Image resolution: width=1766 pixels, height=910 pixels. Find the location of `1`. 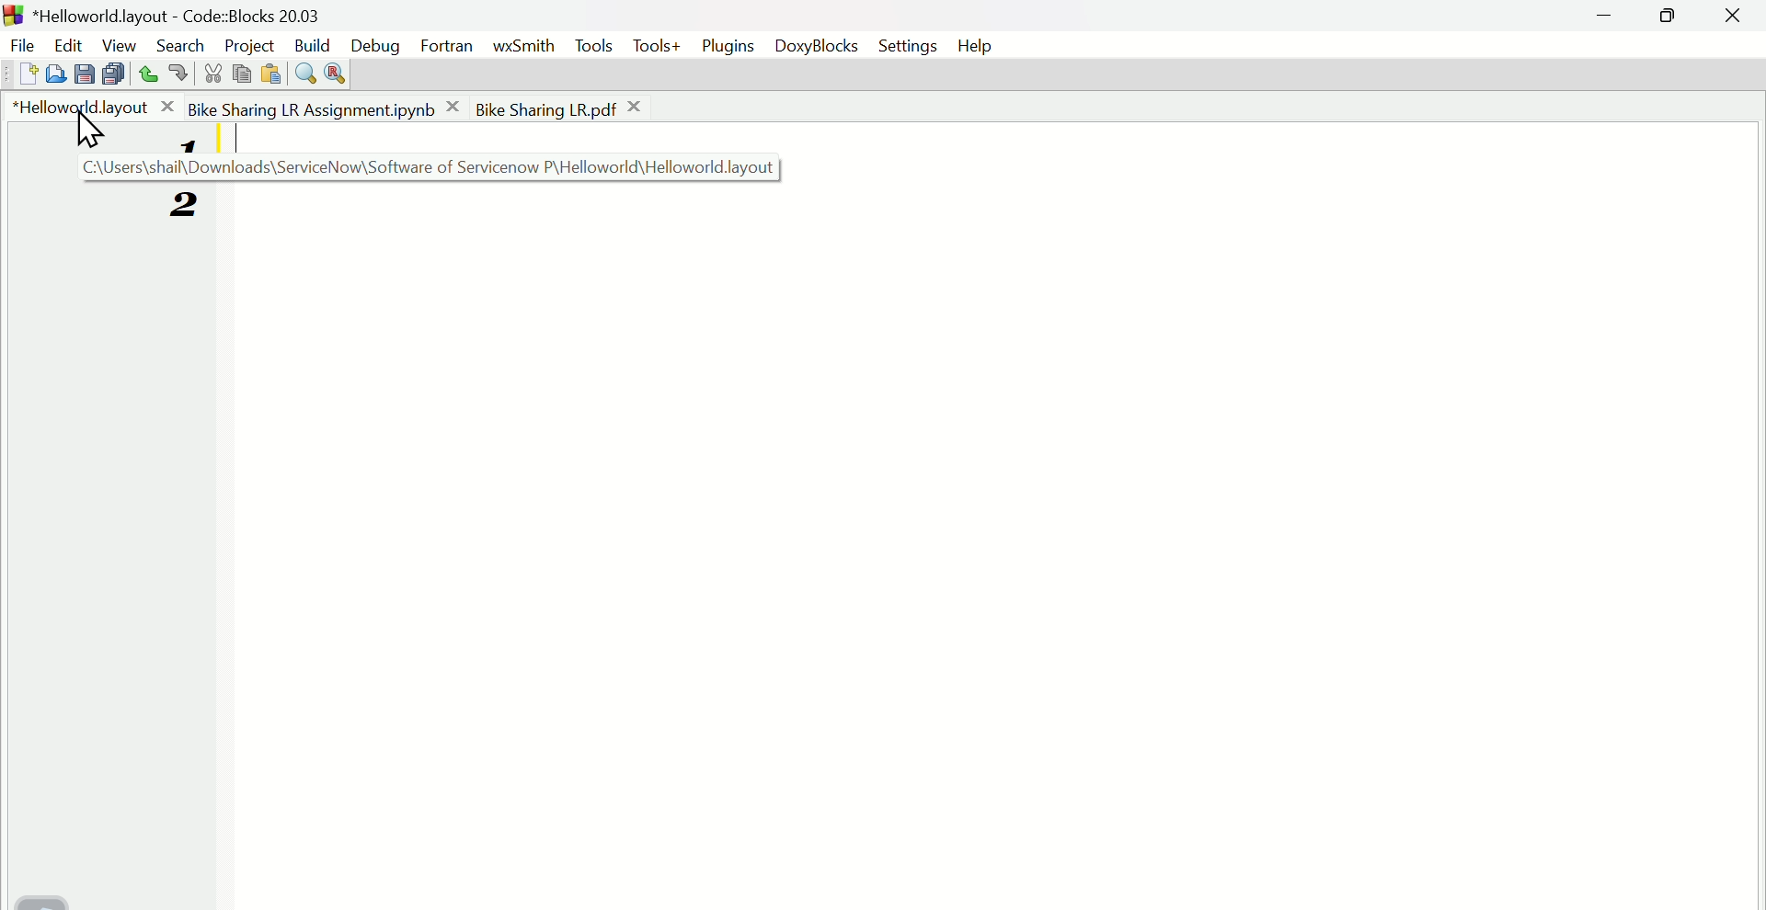

1 is located at coordinates (183, 143).